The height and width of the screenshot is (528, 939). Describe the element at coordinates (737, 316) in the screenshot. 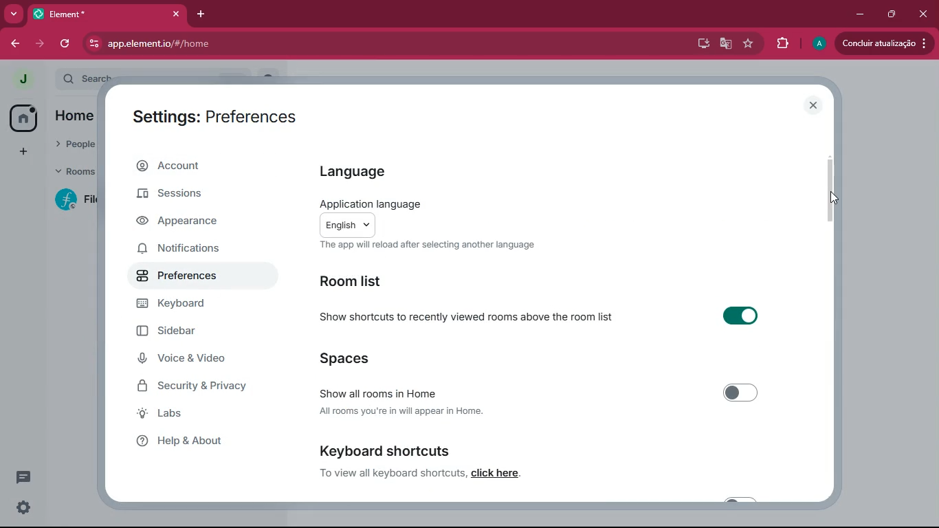

I see `Toggle on` at that location.